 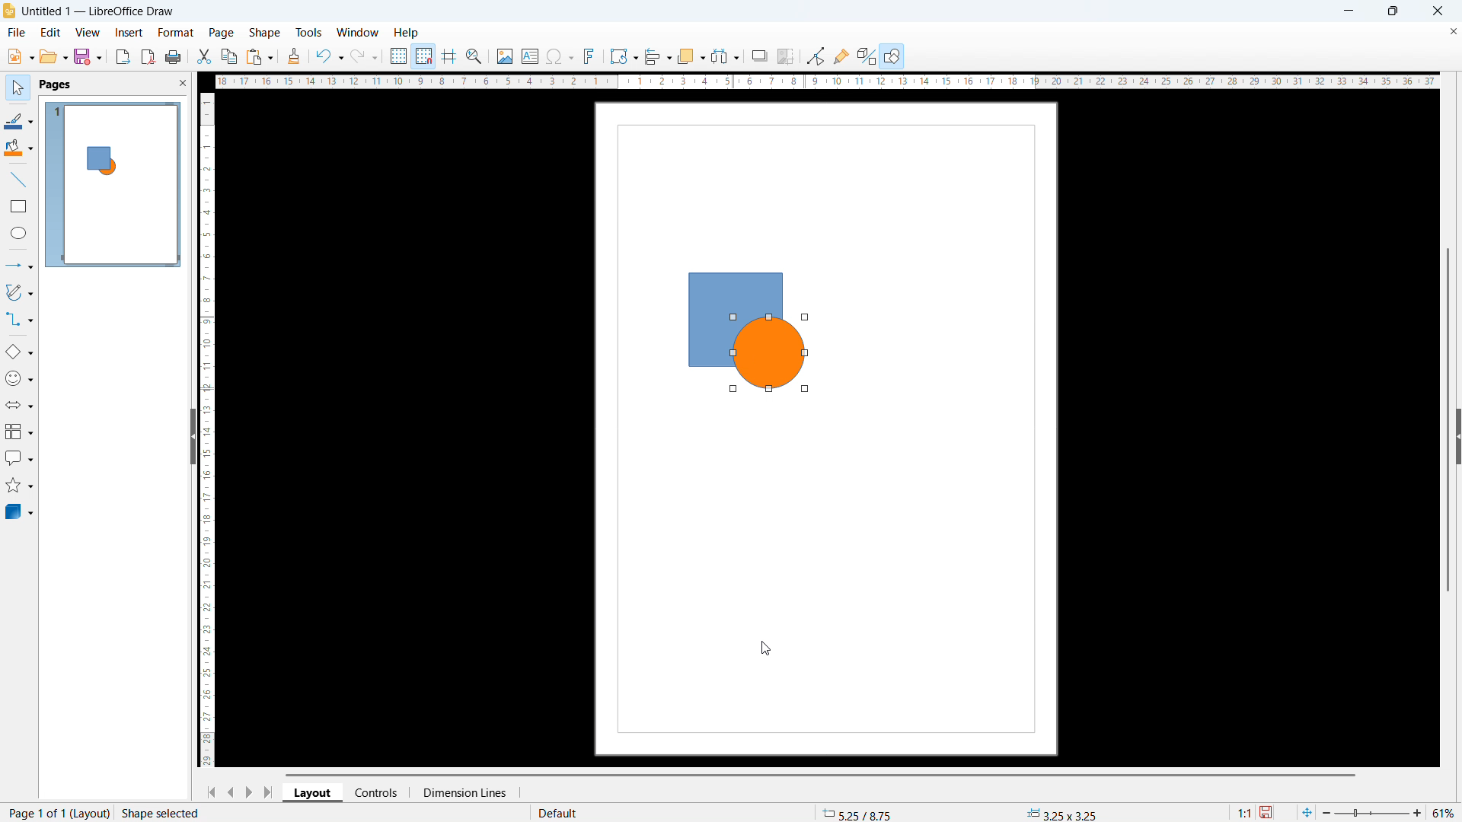 What do you see at coordinates (691, 57) in the screenshot?
I see `arrange` at bounding box center [691, 57].